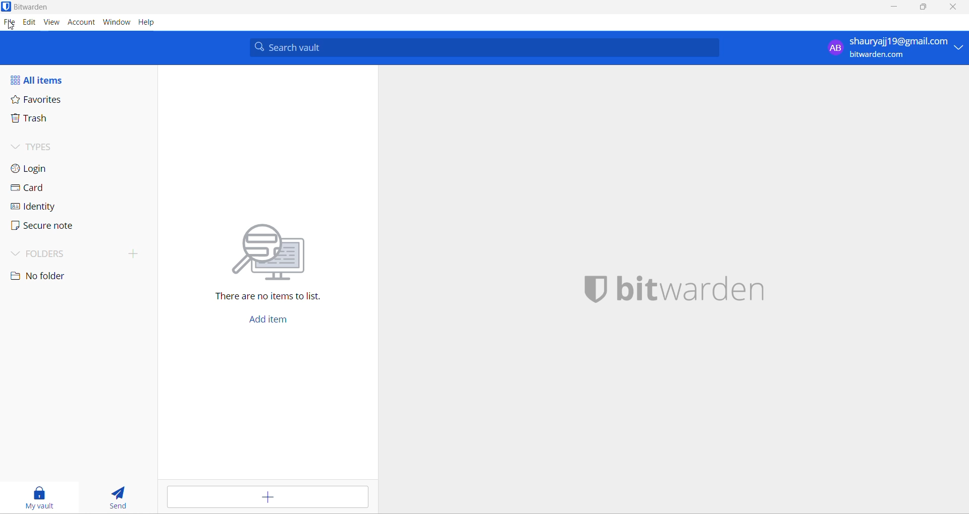 The height and width of the screenshot is (514, 969). I want to click on card, so click(40, 189).